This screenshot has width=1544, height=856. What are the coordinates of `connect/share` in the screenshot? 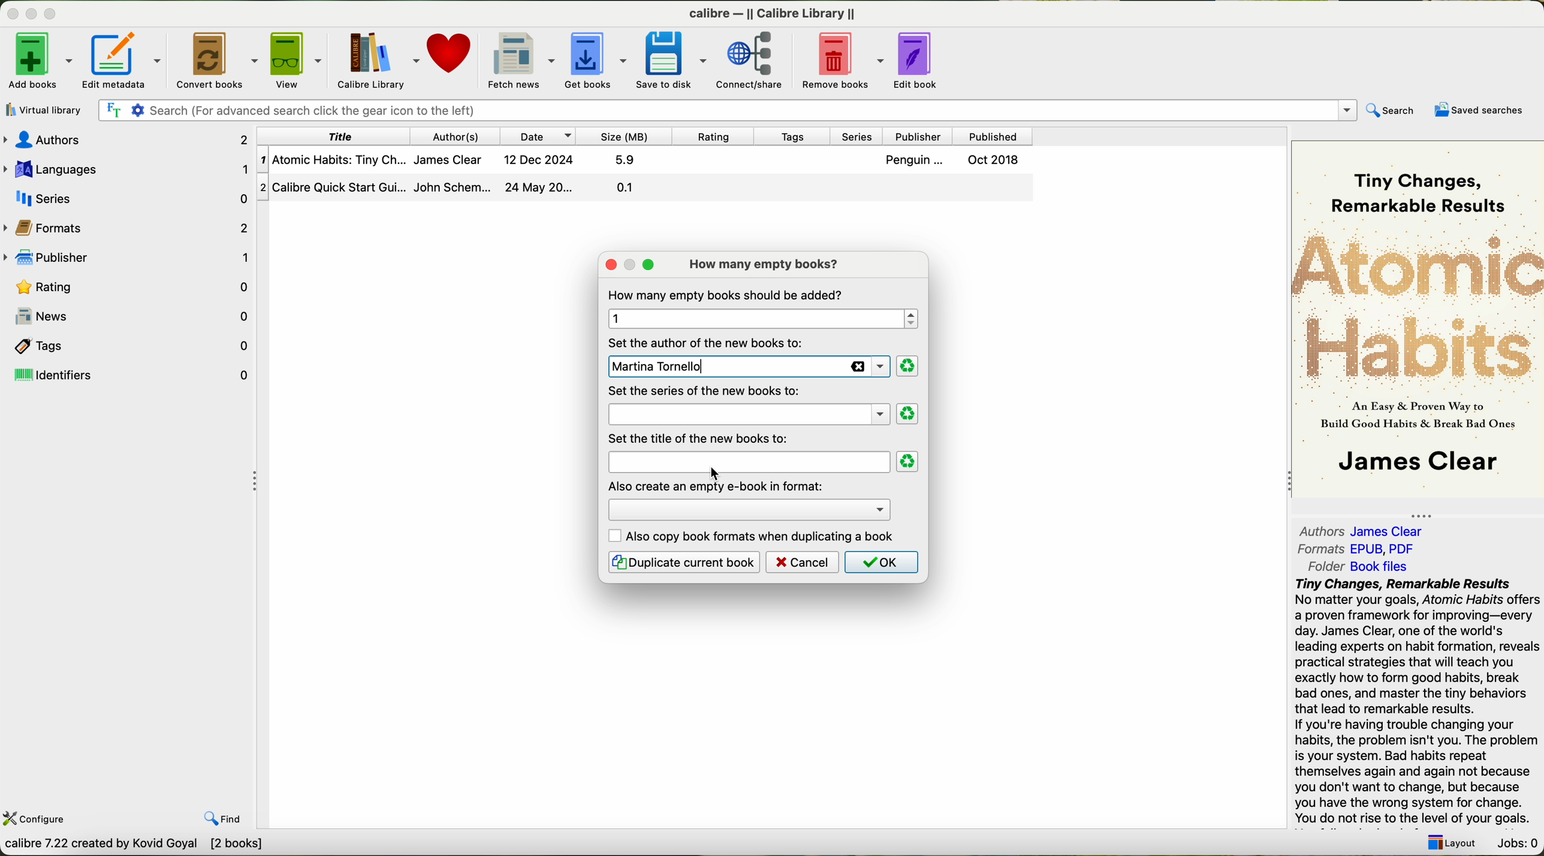 It's located at (753, 61).